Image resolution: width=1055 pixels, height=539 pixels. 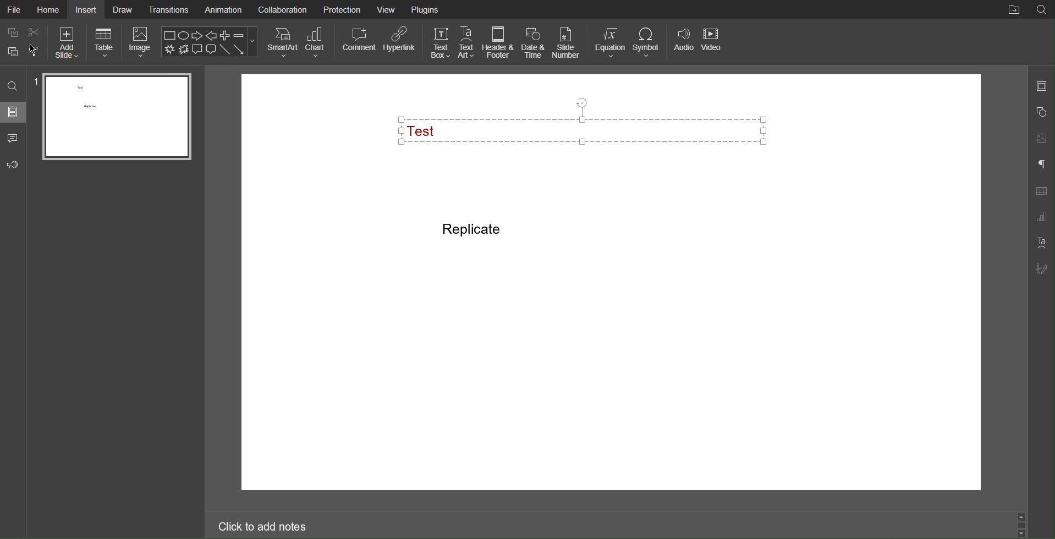 I want to click on Equation, so click(x=610, y=43).